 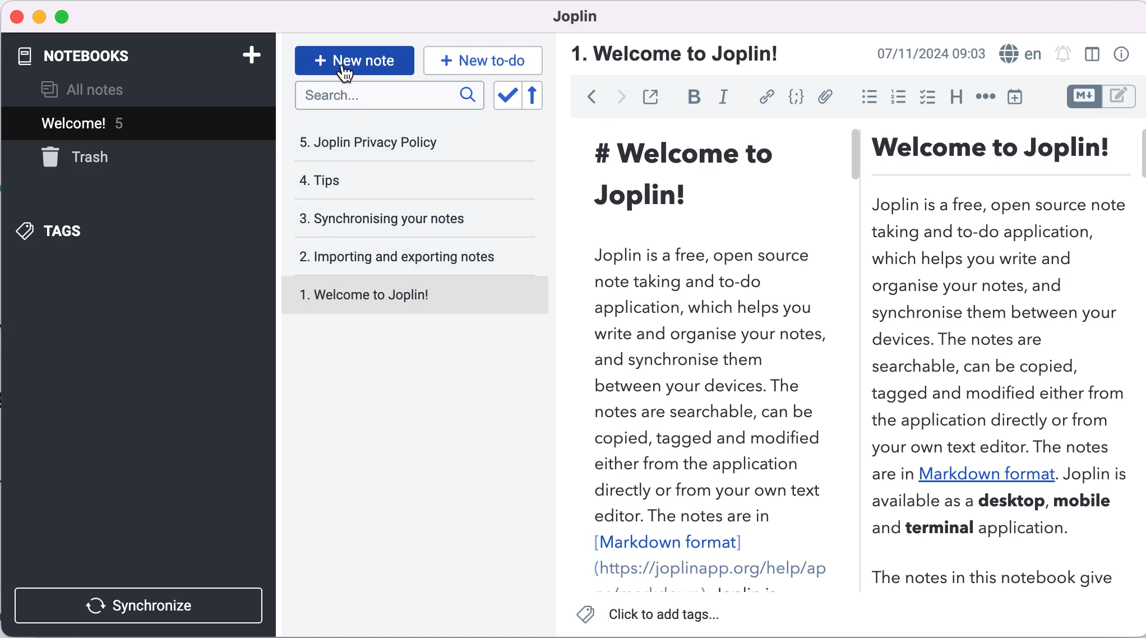 I want to click on forward, so click(x=622, y=96).